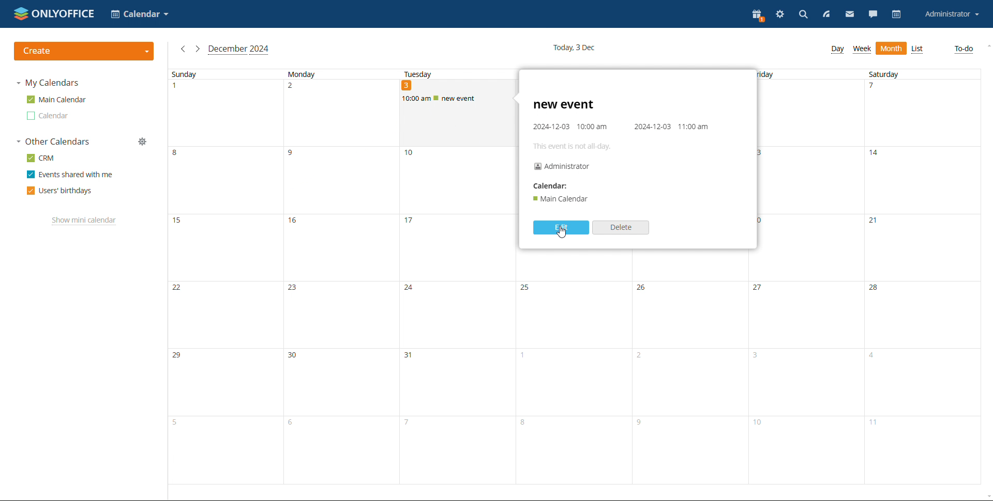 The width and height of the screenshot is (993, 501). I want to click on 15, so click(225, 247).